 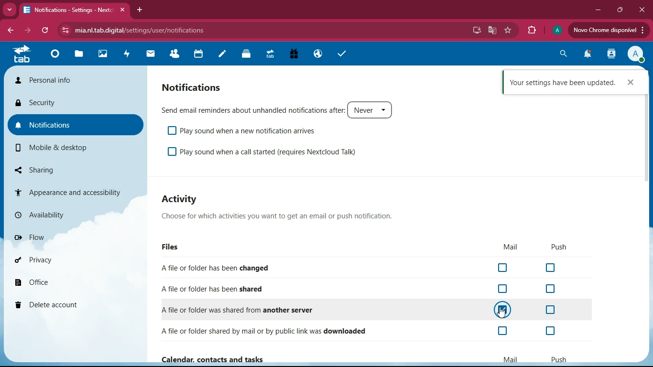 I want to click on activity, so click(x=125, y=54).